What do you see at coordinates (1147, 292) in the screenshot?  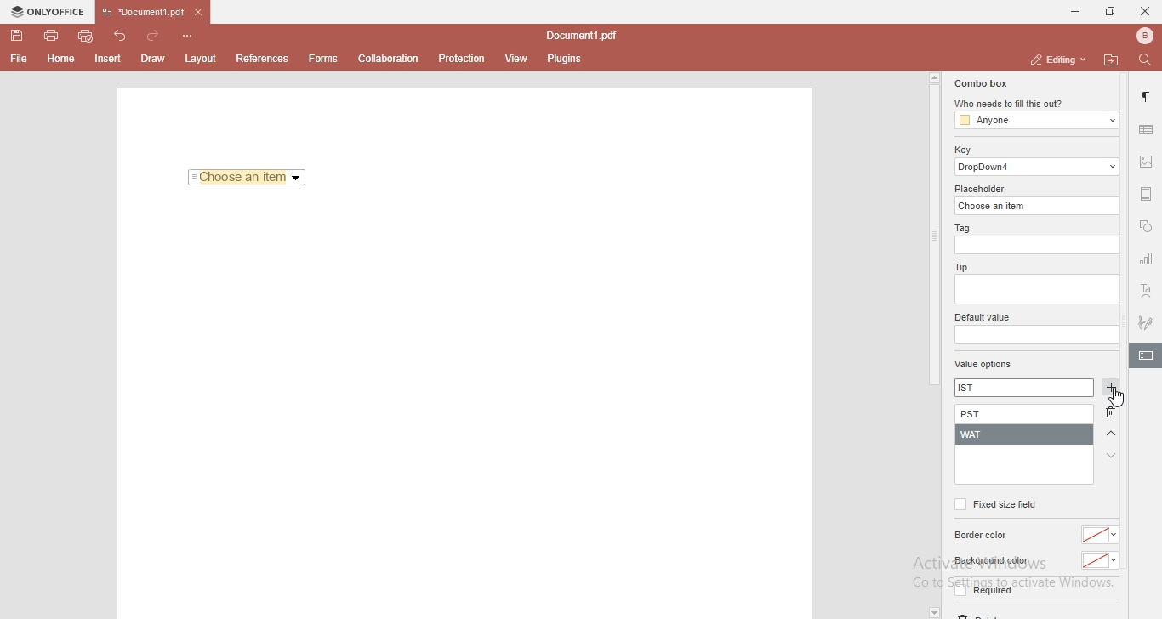 I see `text` at bounding box center [1147, 292].